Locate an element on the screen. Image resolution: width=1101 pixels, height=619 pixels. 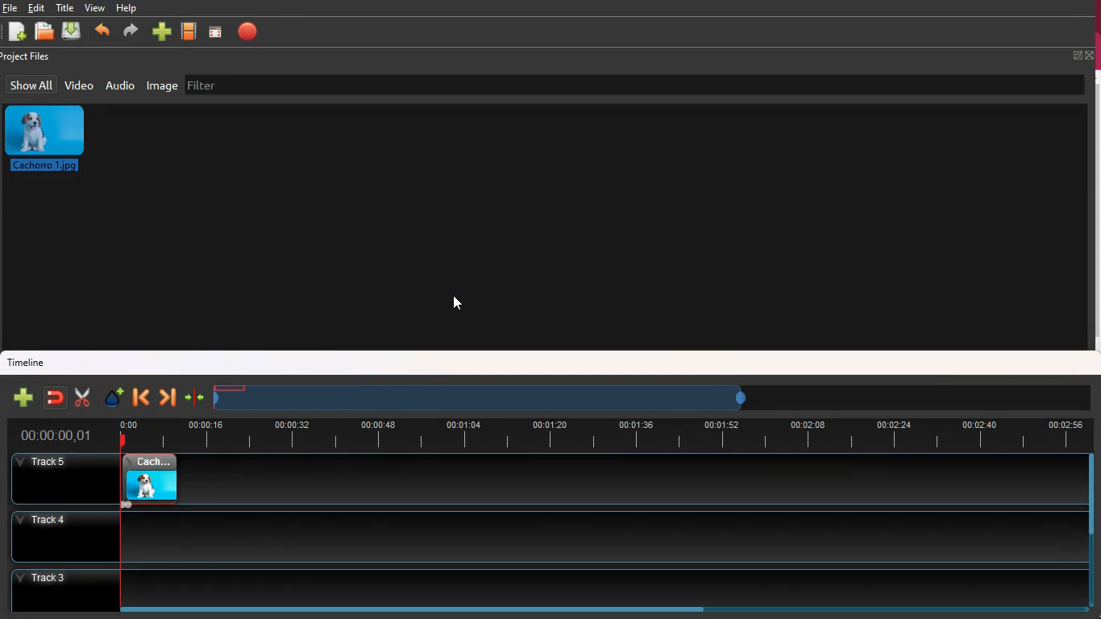
image is located at coordinates (48, 140).